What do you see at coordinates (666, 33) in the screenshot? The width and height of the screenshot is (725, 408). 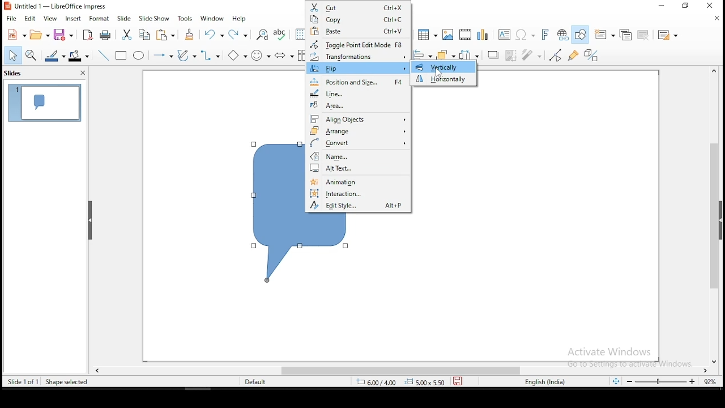 I see `slide layout` at bounding box center [666, 33].